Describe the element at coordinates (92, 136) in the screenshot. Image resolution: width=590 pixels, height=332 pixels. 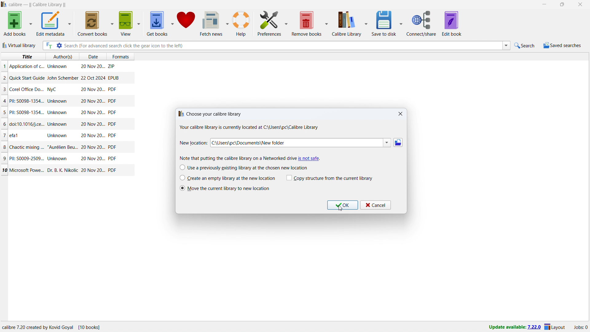
I see `Date` at that location.